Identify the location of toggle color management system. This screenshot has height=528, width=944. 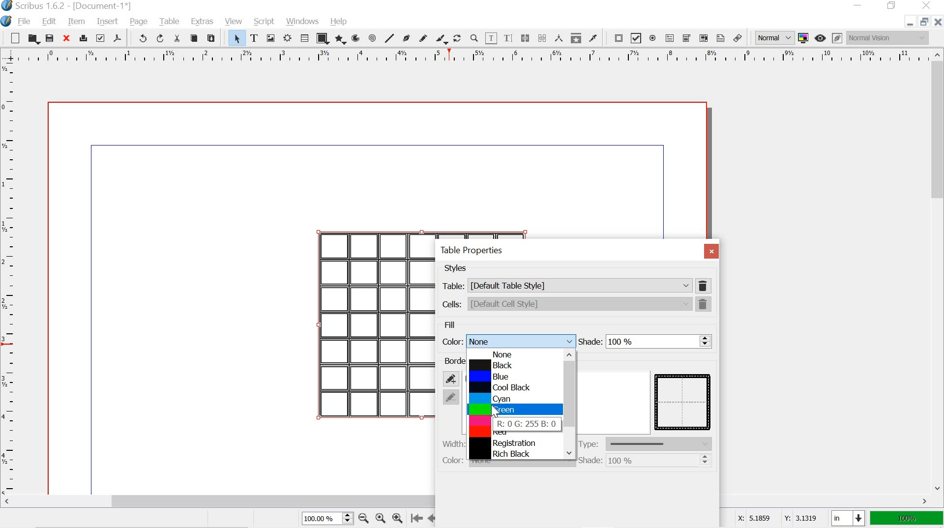
(802, 37).